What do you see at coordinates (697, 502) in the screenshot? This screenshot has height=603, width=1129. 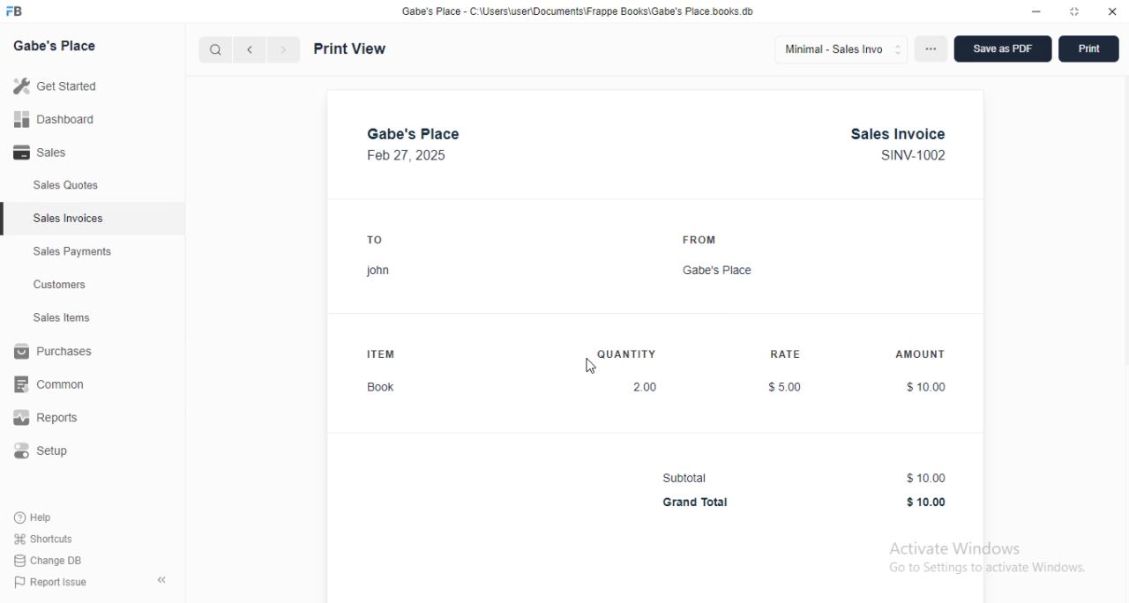 I see `Grand Total` at bounding box center [697, 502].